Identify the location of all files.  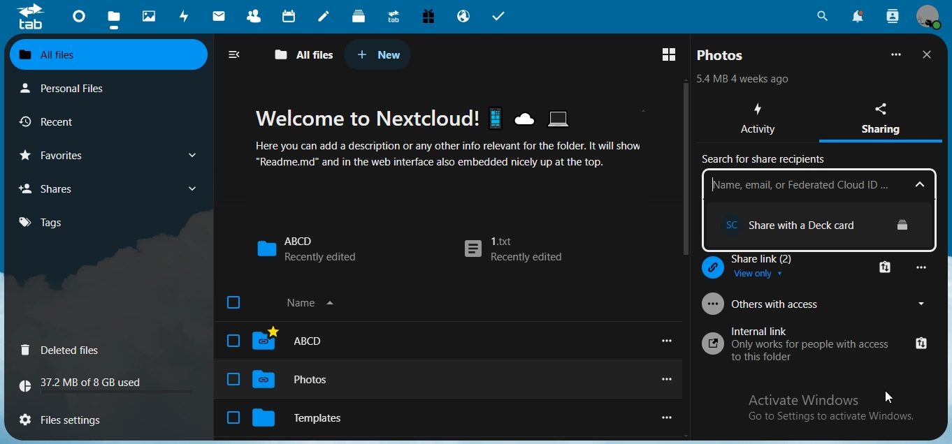
(305, 55).